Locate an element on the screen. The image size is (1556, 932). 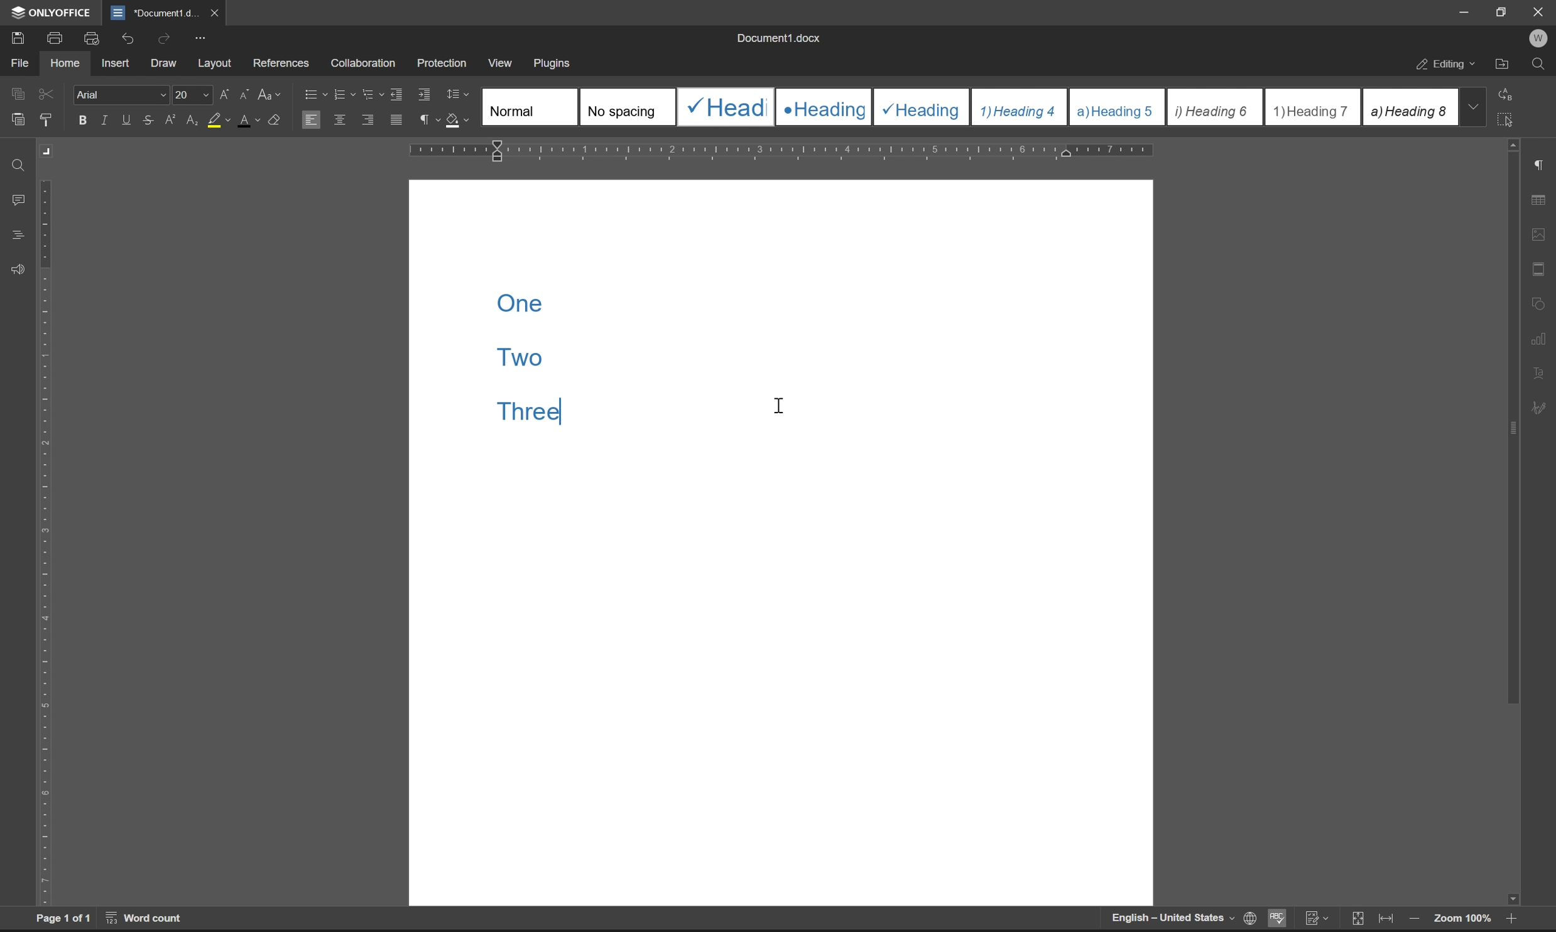
Close is located at coordinates (1540, 12).